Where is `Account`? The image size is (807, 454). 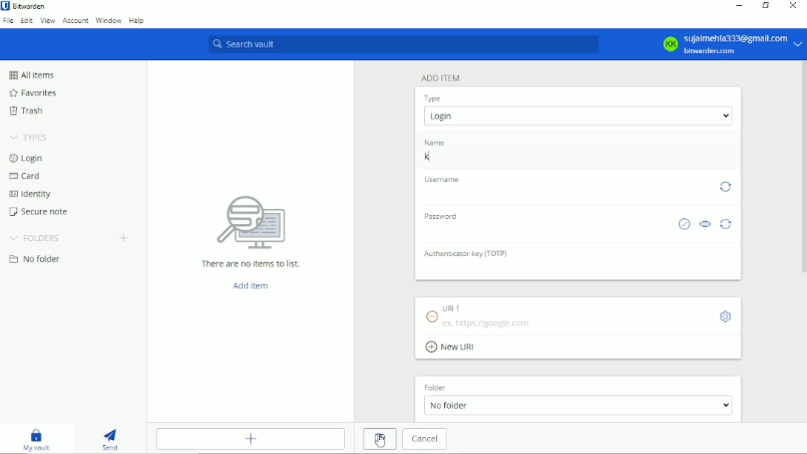
Account is located at coordinates (75, 21).